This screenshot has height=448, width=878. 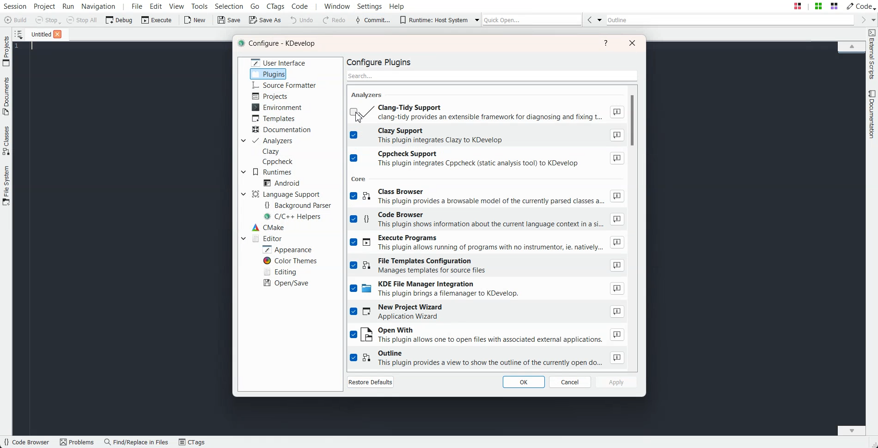 I want to click on Scroll down, so click(x=852, y=430).